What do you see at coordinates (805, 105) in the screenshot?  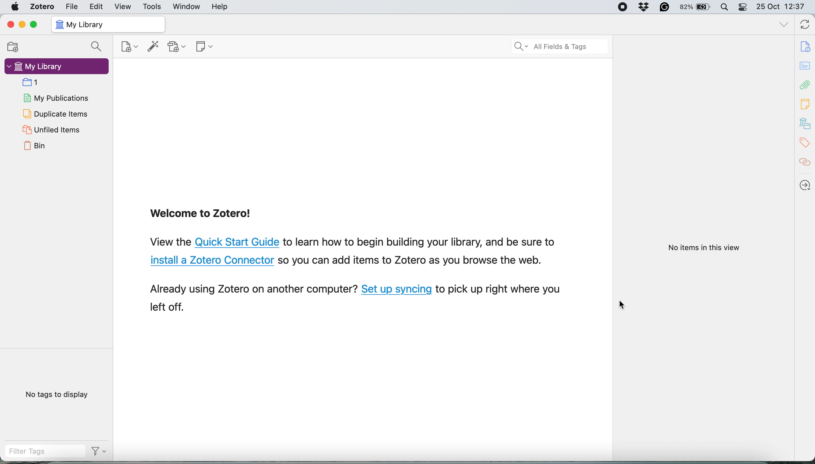 I see `note` at bounding box center [805, 105].